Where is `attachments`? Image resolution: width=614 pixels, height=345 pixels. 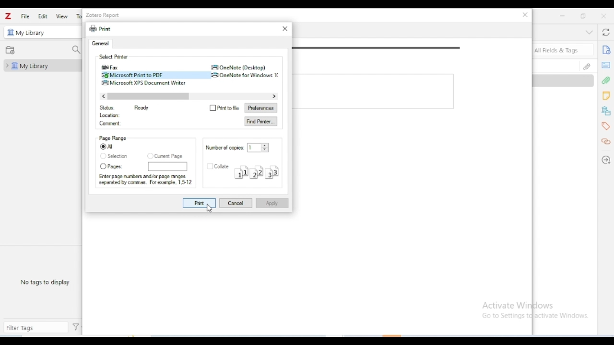 attachments is located at coordinates (606, 81).